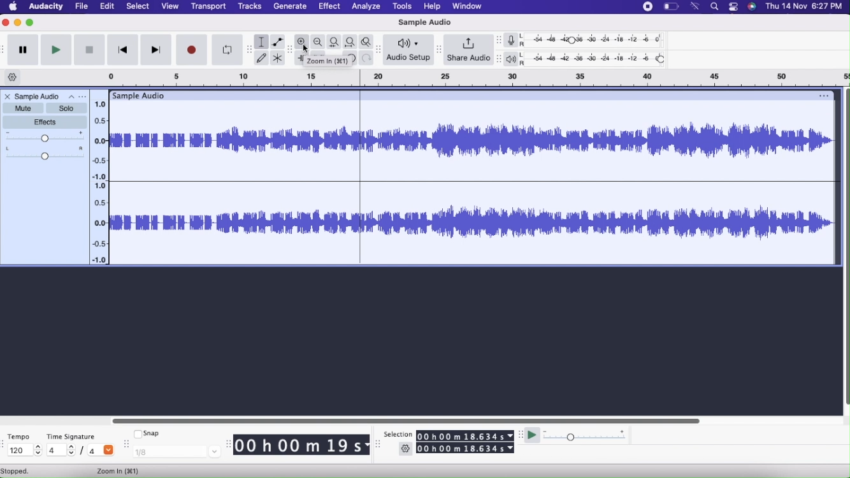 This screenshot has width=850, height=478. I want to click on File, so click(82, 6).